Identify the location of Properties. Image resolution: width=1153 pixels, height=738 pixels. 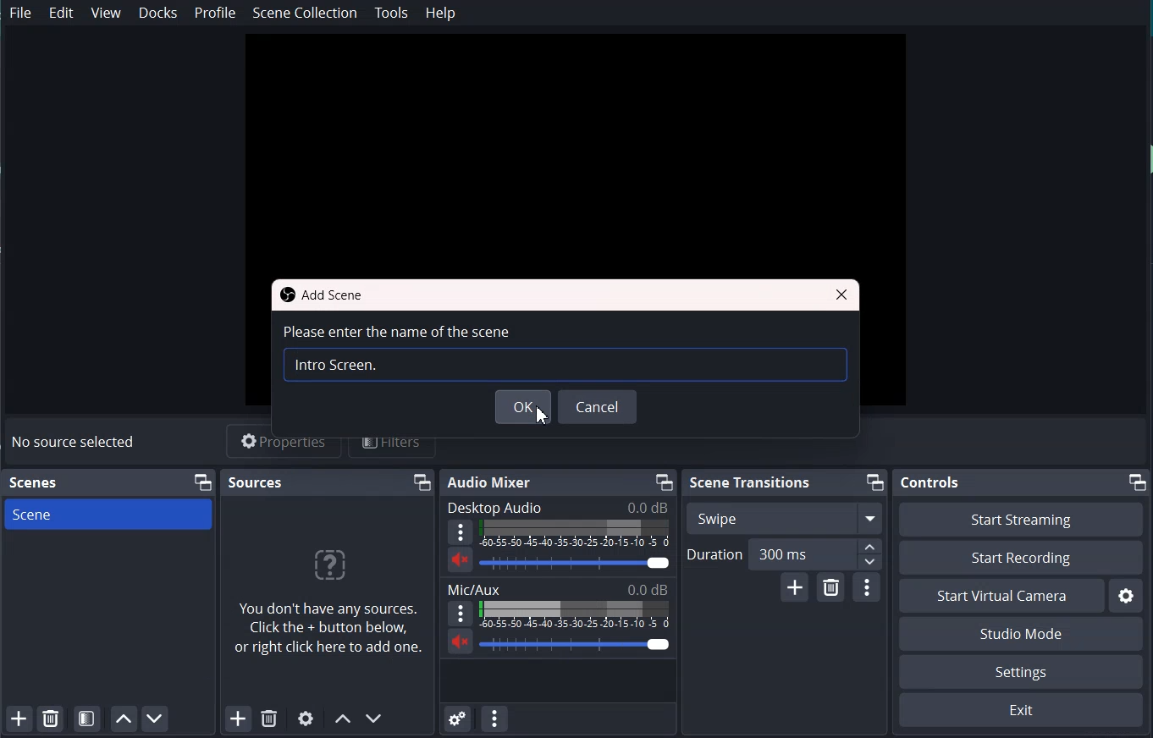
(285, 446).